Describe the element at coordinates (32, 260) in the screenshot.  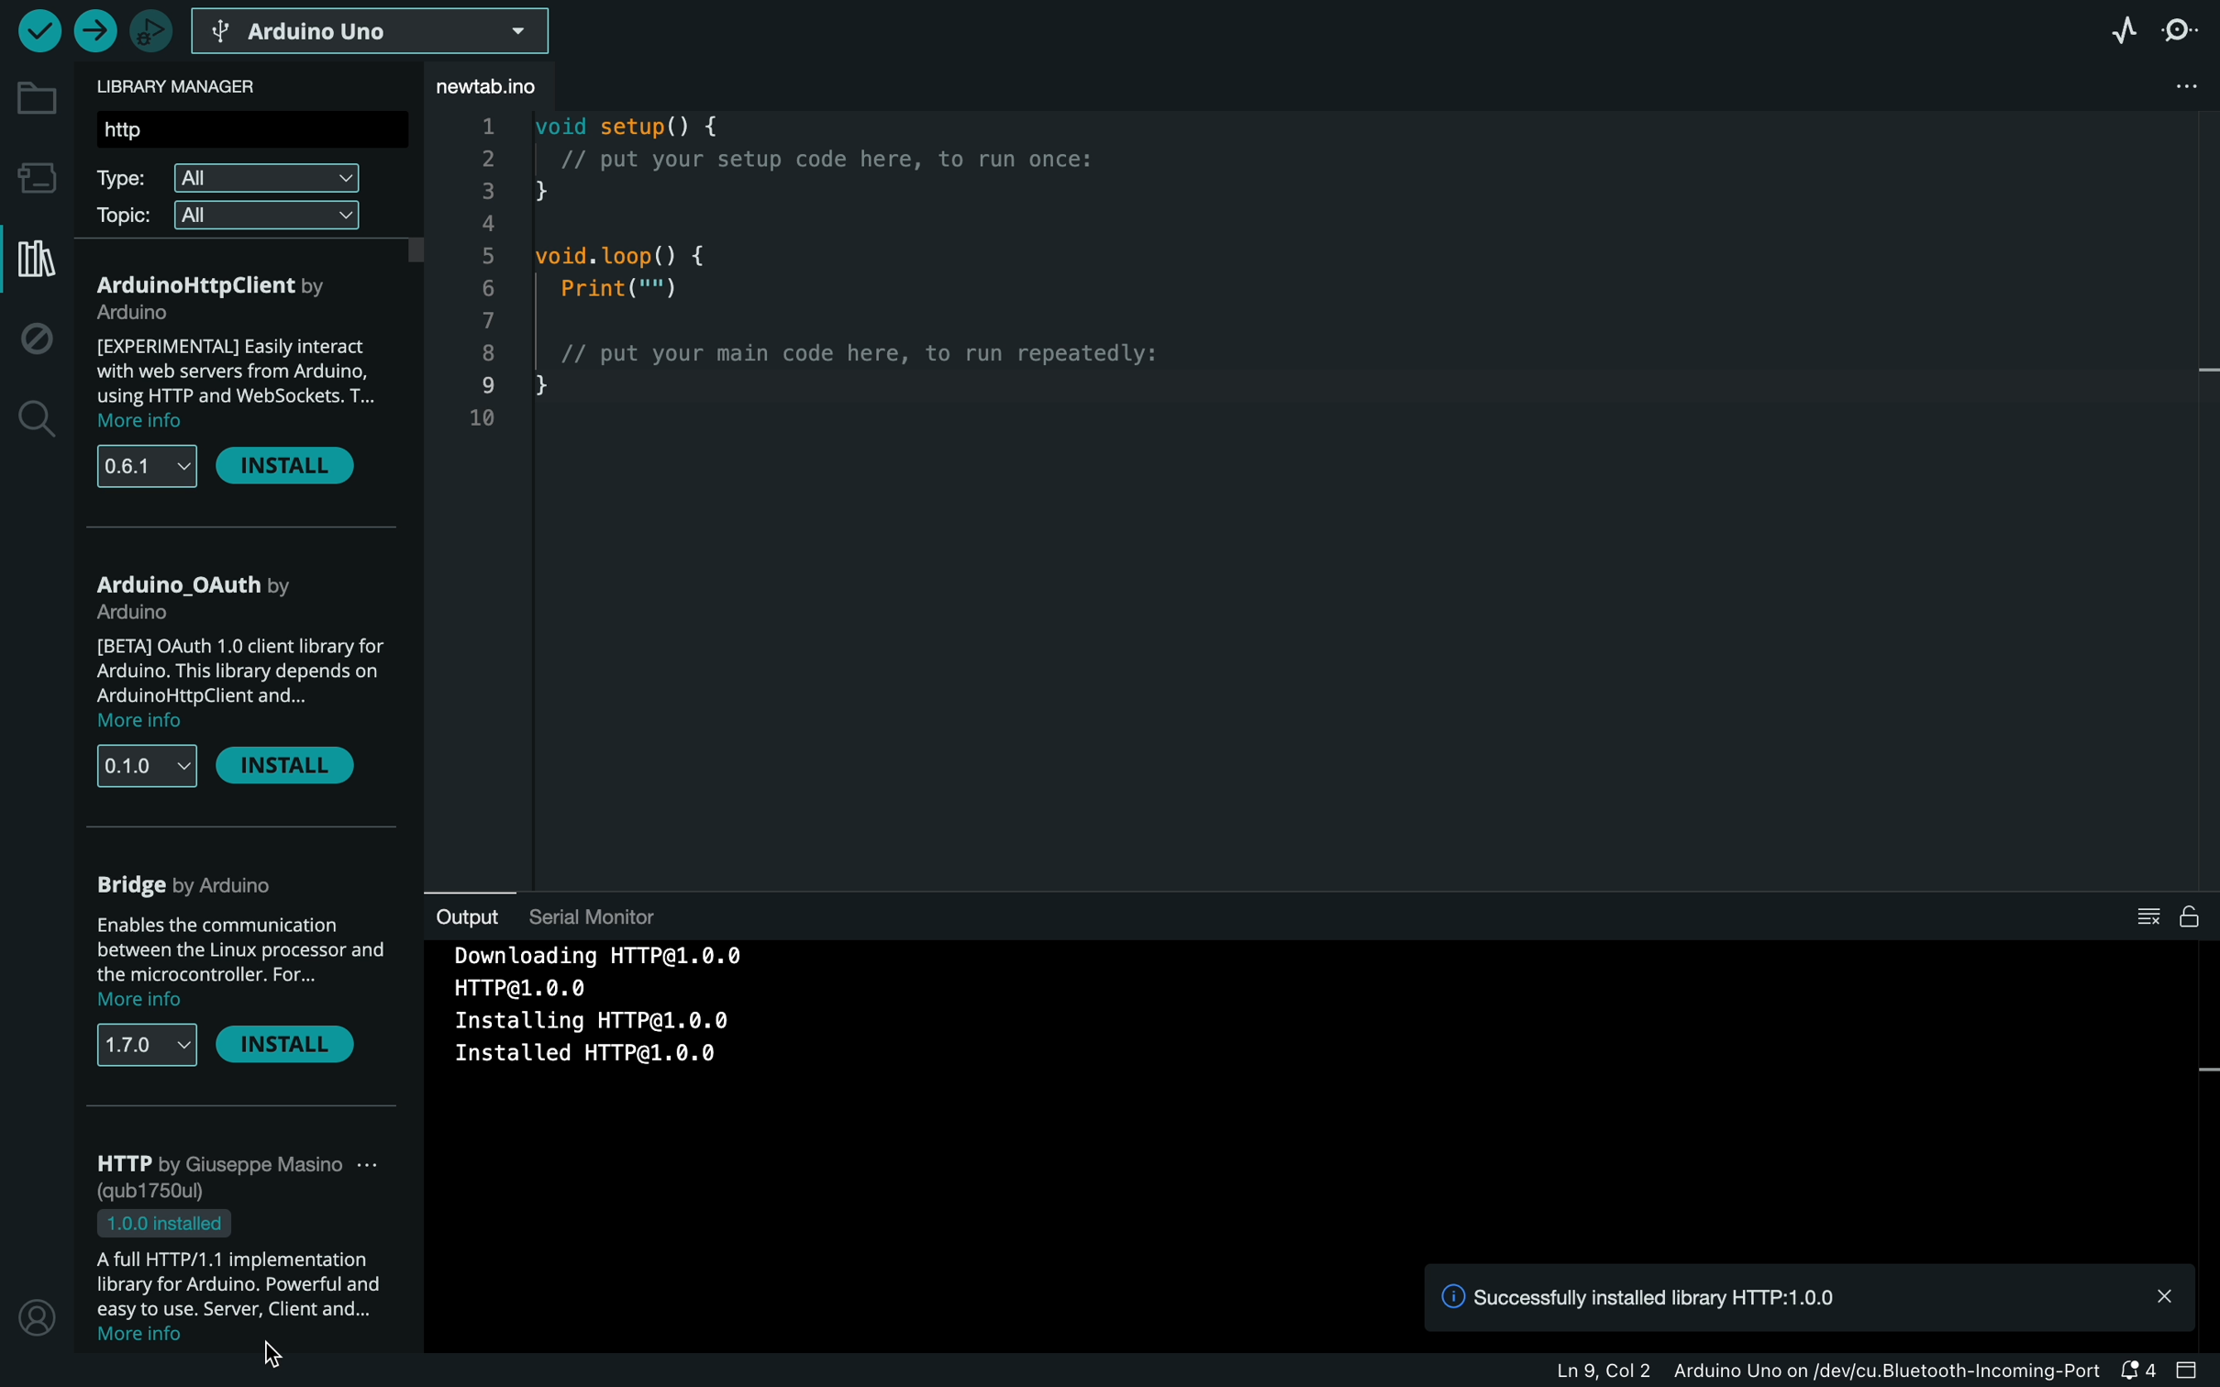
I see `library manager` at that location.